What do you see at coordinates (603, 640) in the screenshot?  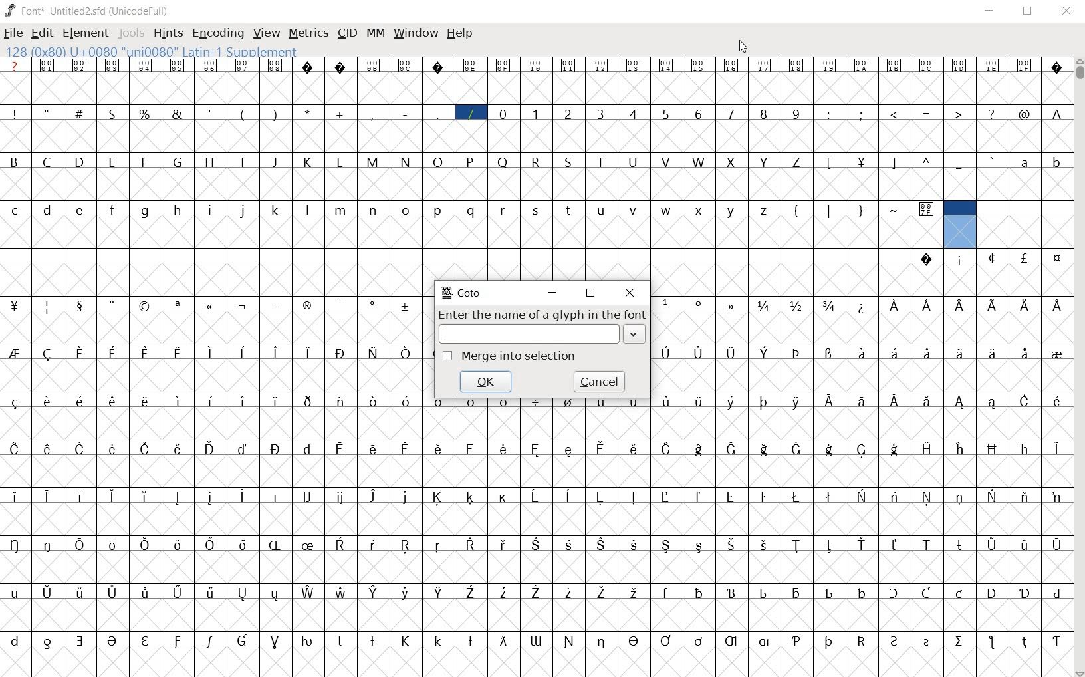 I see `Symbol` at bounding box center [603, 640].